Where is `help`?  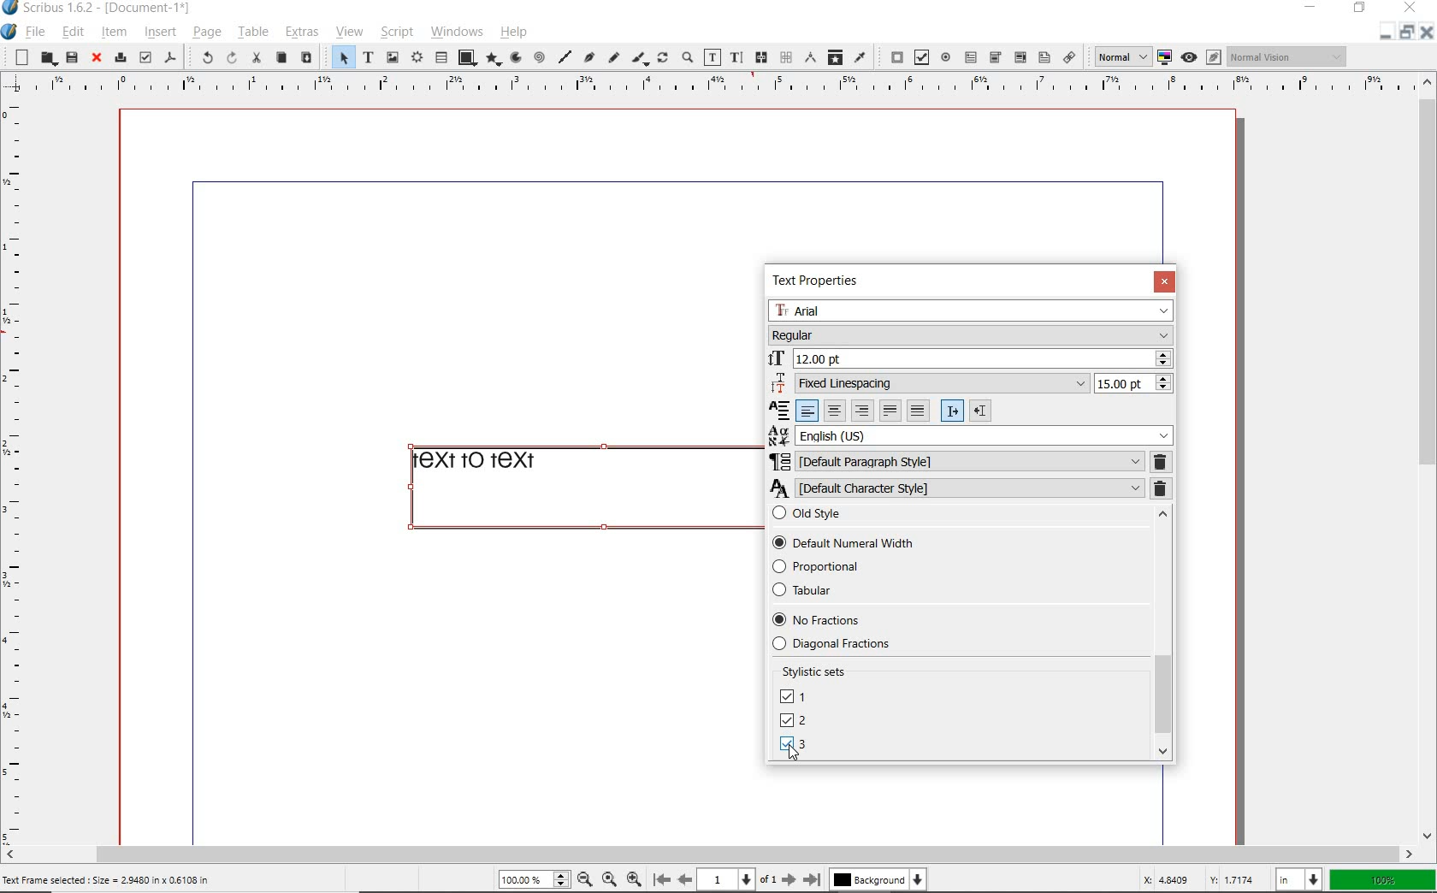 help is located at coordinates (517, 32).